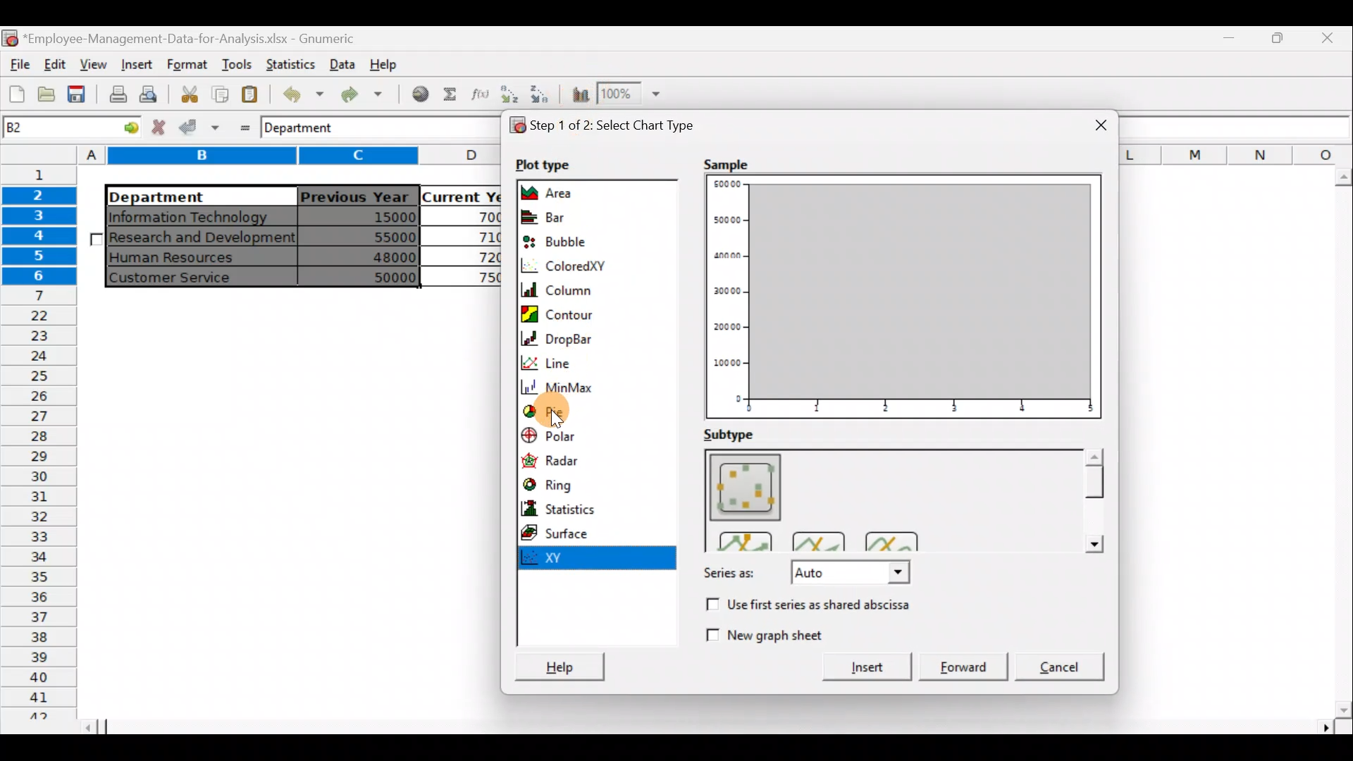  I want to click on Maximize, so click(1234, 40).